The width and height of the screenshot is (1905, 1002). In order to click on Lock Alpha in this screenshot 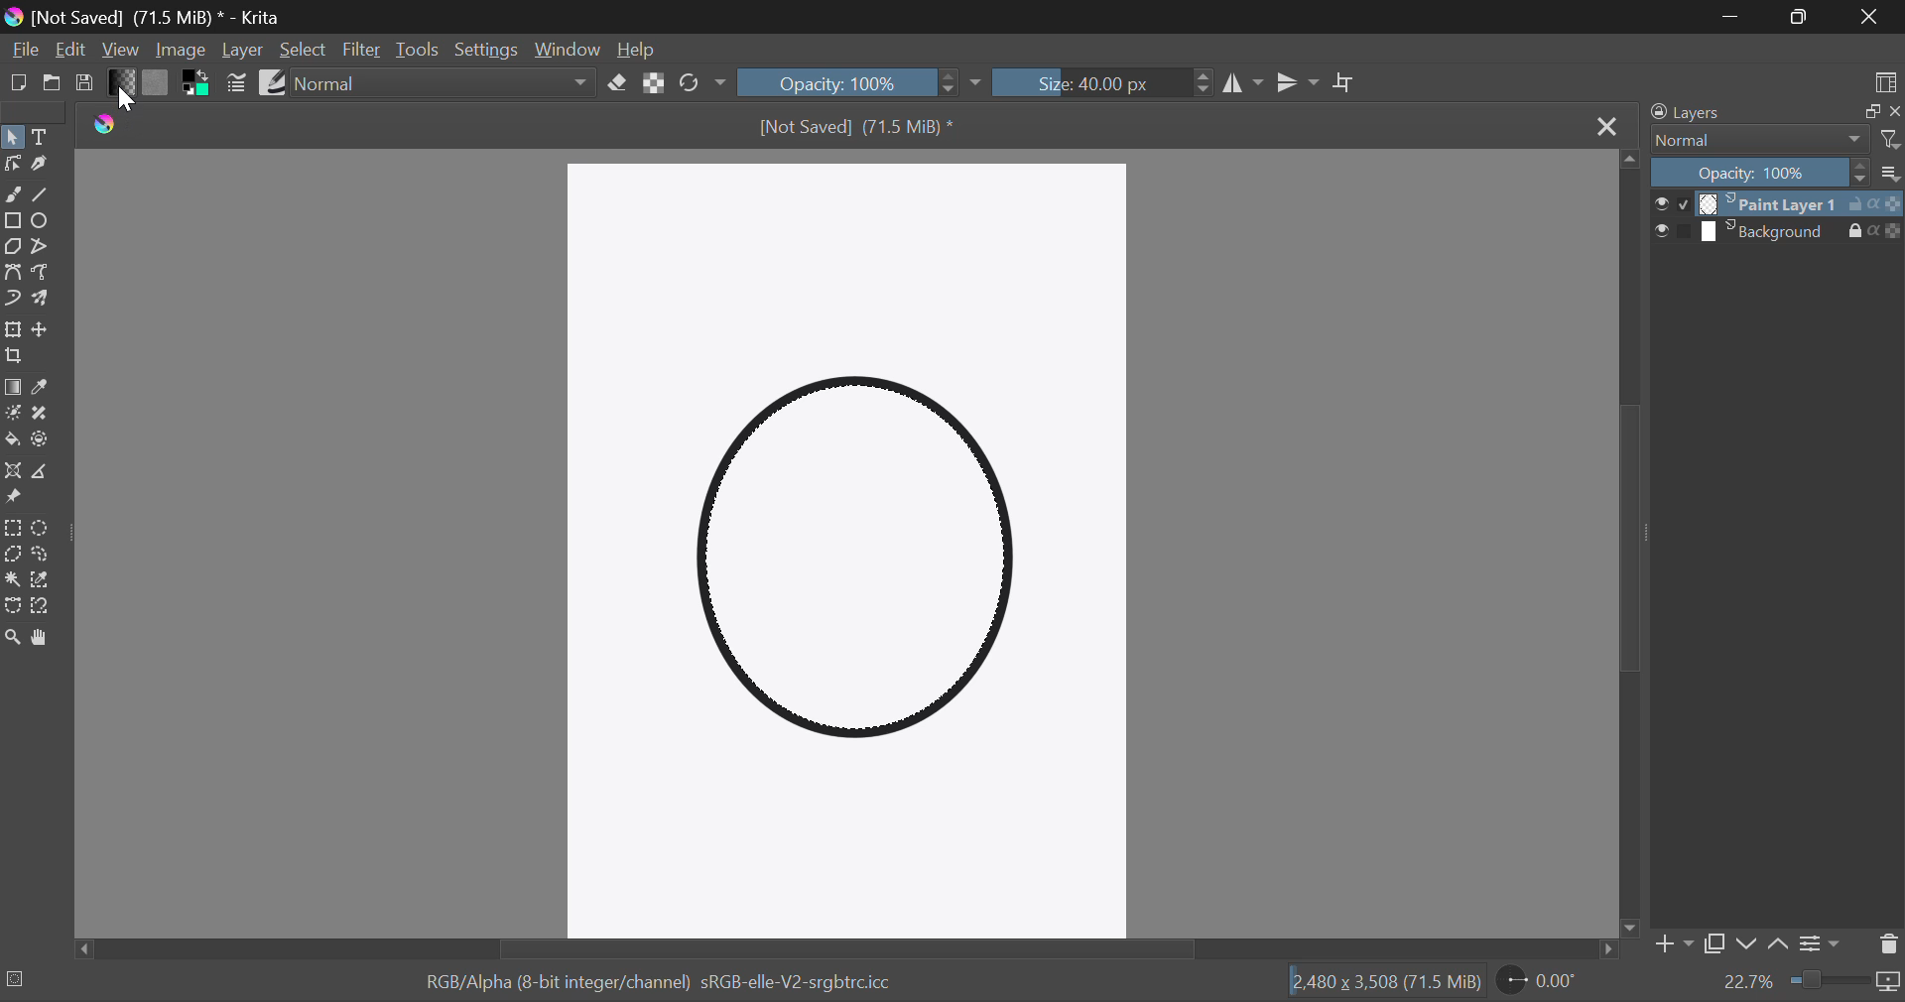, I will do `click(656, 83)`.